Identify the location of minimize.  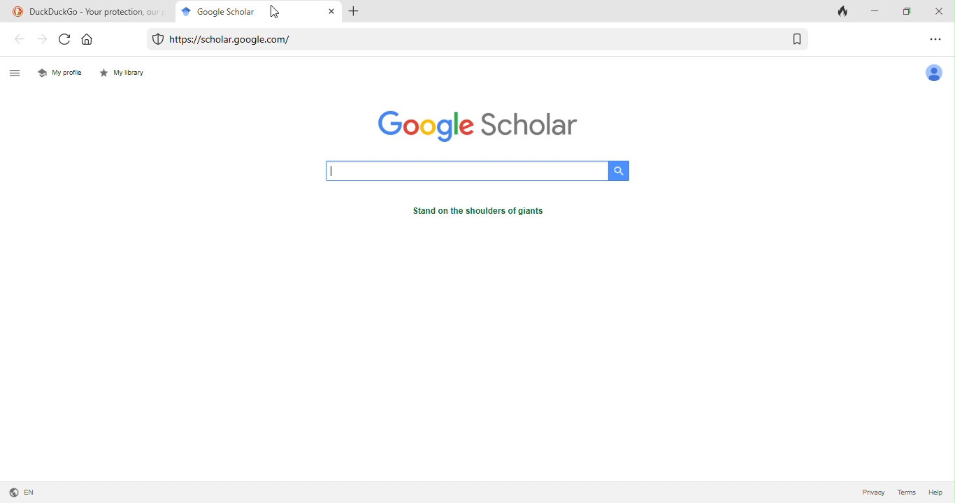
(876, 10).